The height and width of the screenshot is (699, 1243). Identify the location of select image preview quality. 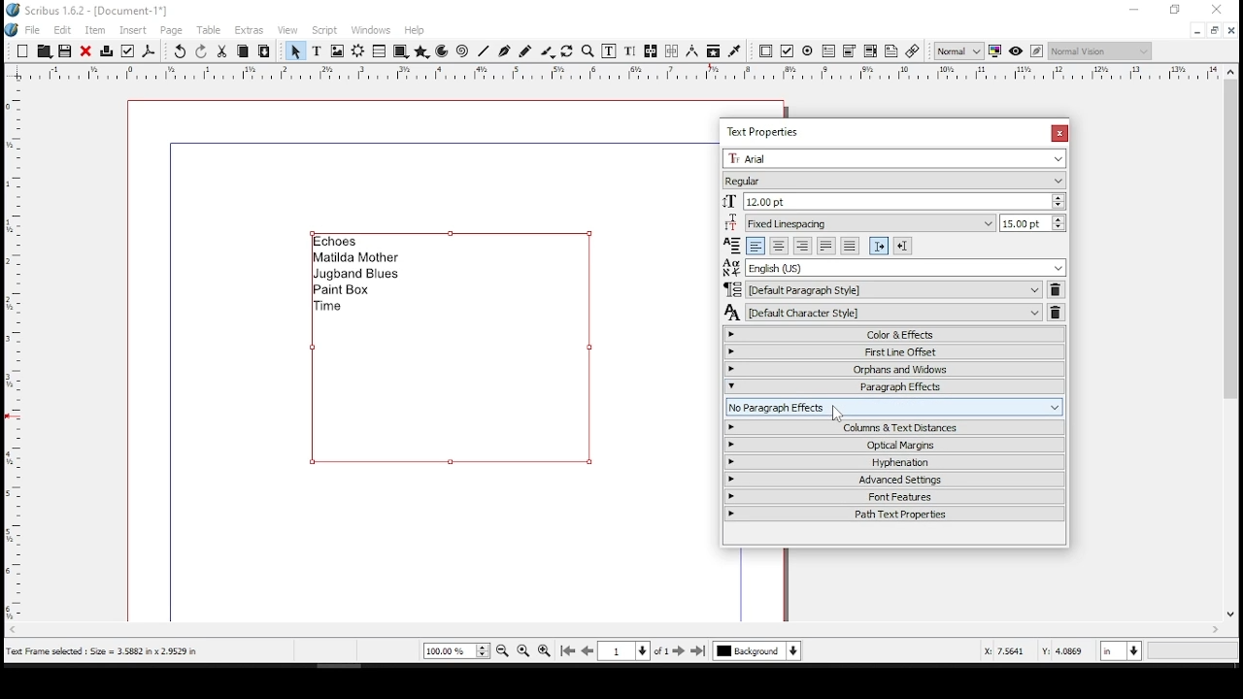
(958, 50).